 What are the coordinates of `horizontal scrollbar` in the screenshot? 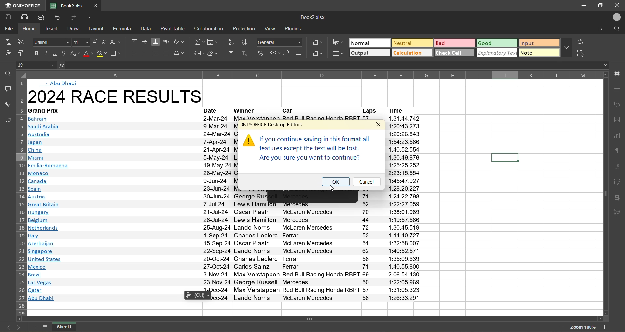 It's located at (309, 319).